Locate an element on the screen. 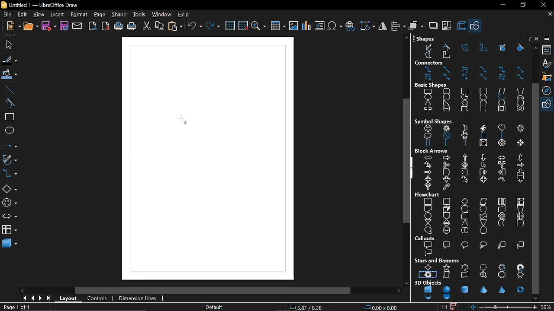  fill color is located at coordinates (9, 75).